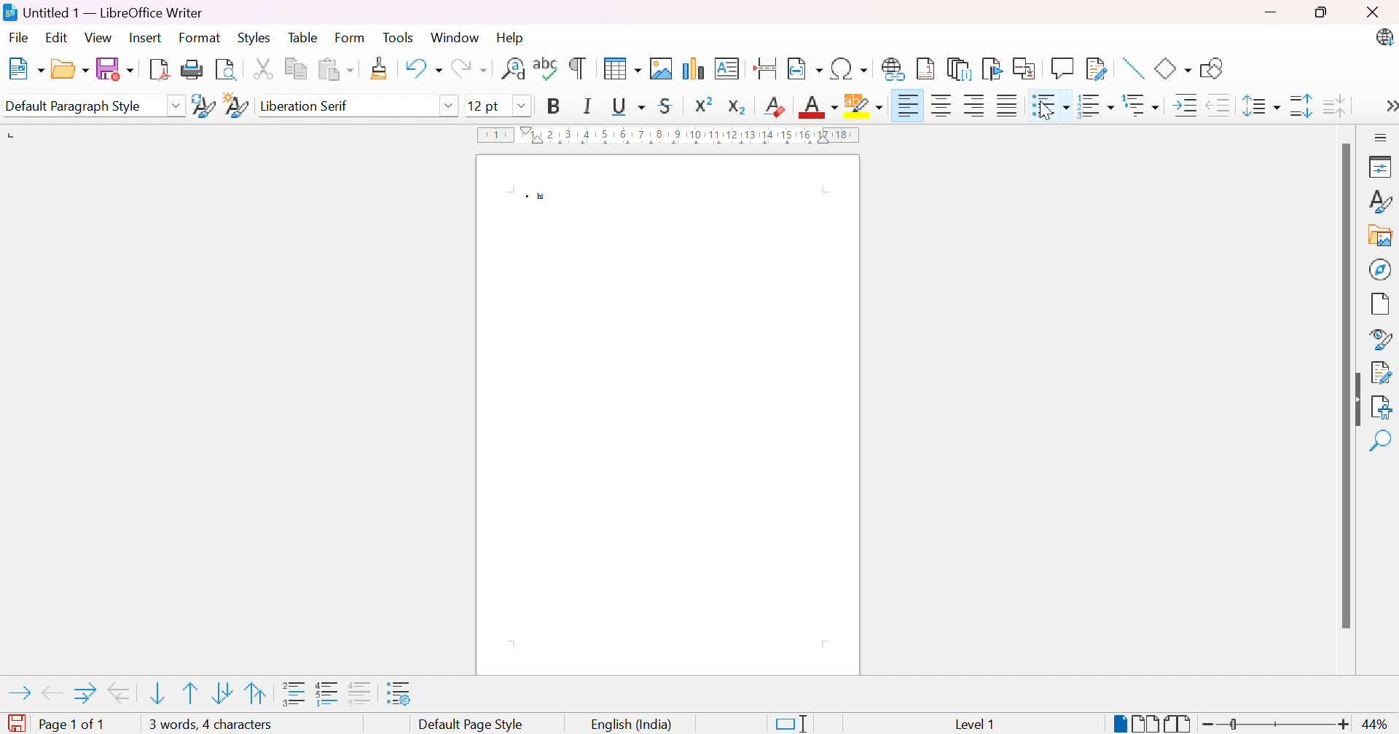 The width and height of the screenshot is (1399, 734). I want to click on Manage changes, so click(1384, 374).